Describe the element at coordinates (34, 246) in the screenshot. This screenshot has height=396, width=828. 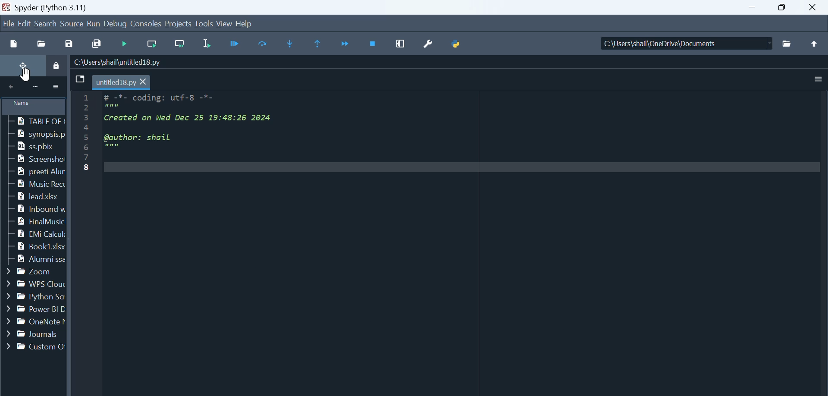
I see `Book1.xIsx..` at that location.